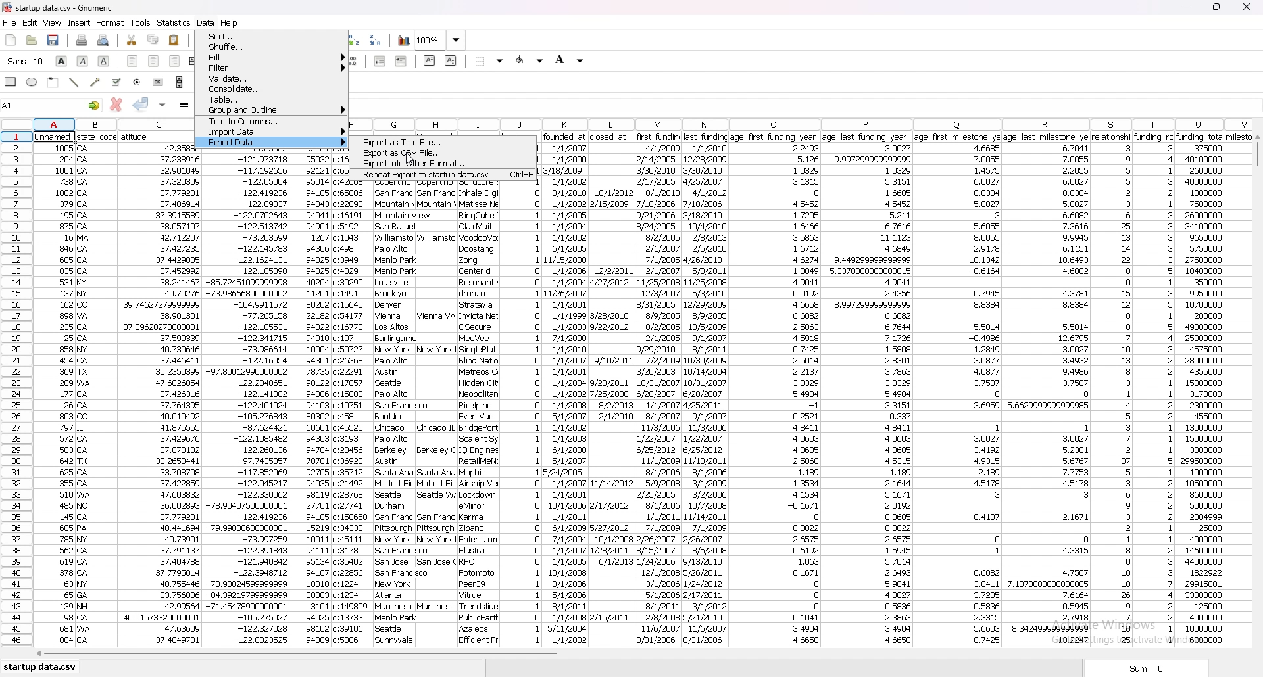 Image resolution: width=1263 pixels, height=677 pixels. I want to click on file, so click(10, 23).